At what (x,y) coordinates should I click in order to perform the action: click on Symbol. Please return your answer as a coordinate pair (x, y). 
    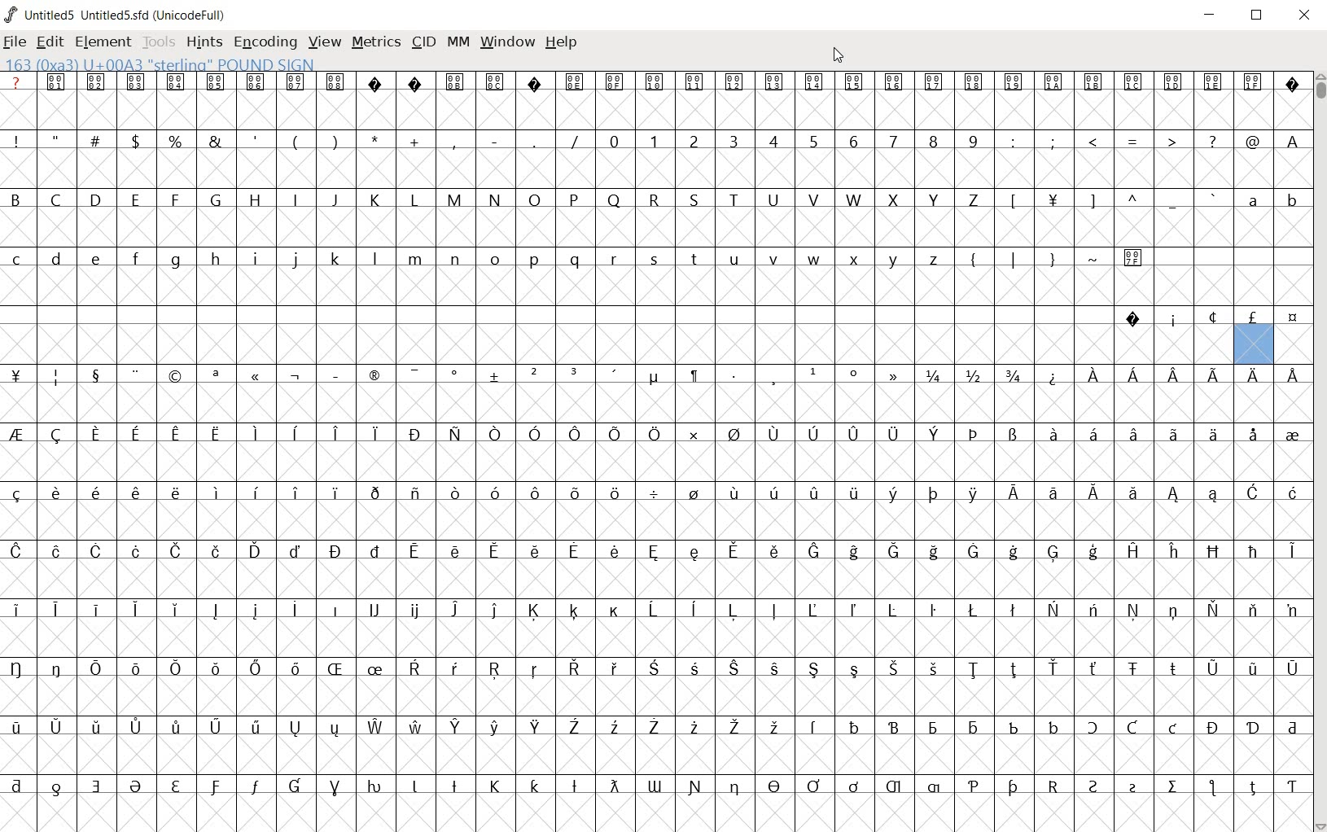
    Looking at the image, I should click on (134, 609).